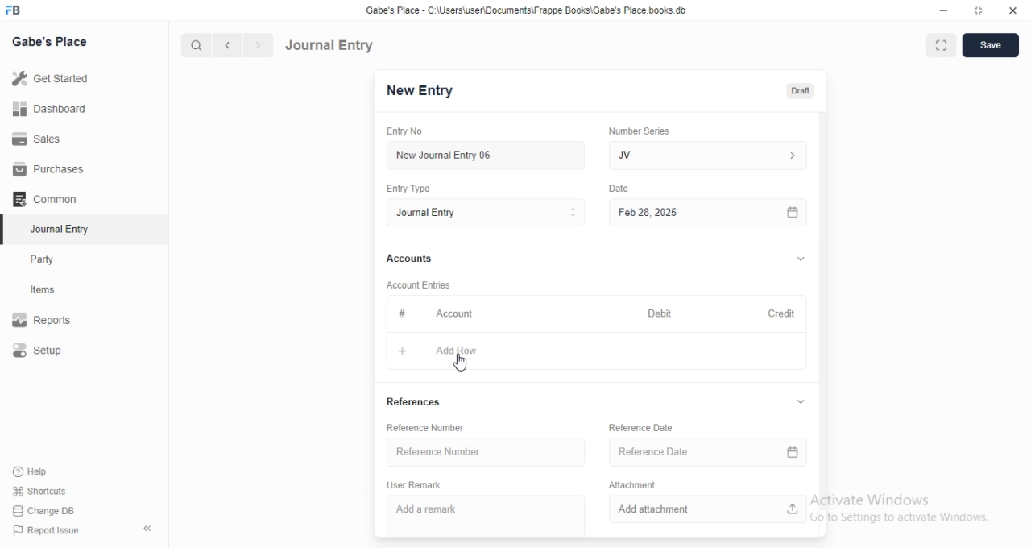 The height and width of the screenshot is (548, 1031). What do you see at coordinates (485, 213) in the screenshot?
I see `Entry Type` at bounding box center [485, 213].